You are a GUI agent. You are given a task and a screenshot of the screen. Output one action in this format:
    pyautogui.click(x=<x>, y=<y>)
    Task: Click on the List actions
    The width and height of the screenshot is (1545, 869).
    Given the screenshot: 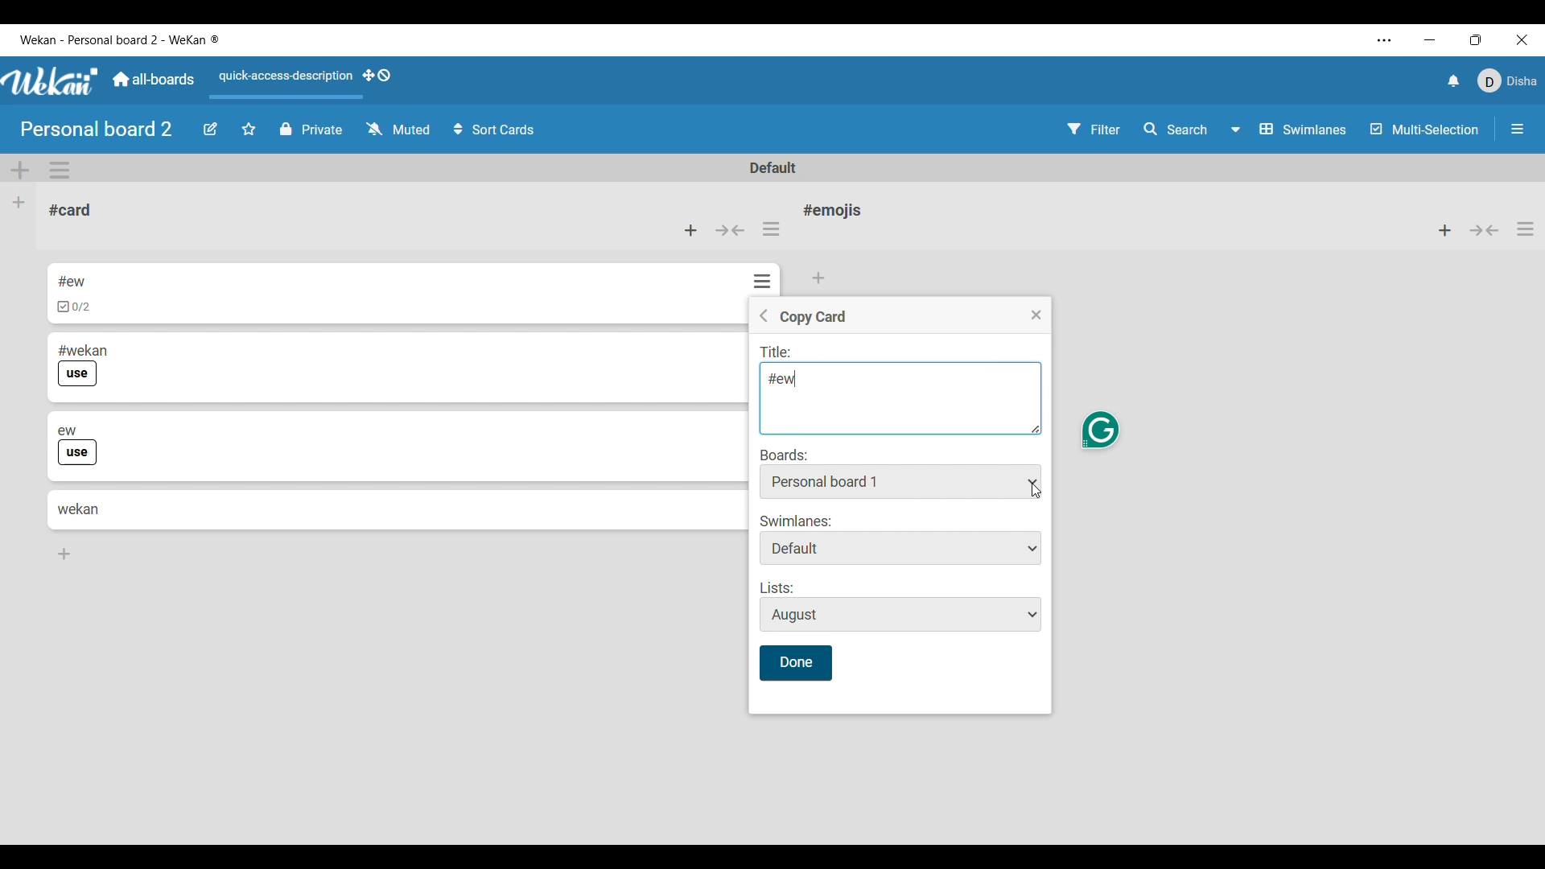 What is the action you would take?
    pyautogui.click(x=771, y=229)
    